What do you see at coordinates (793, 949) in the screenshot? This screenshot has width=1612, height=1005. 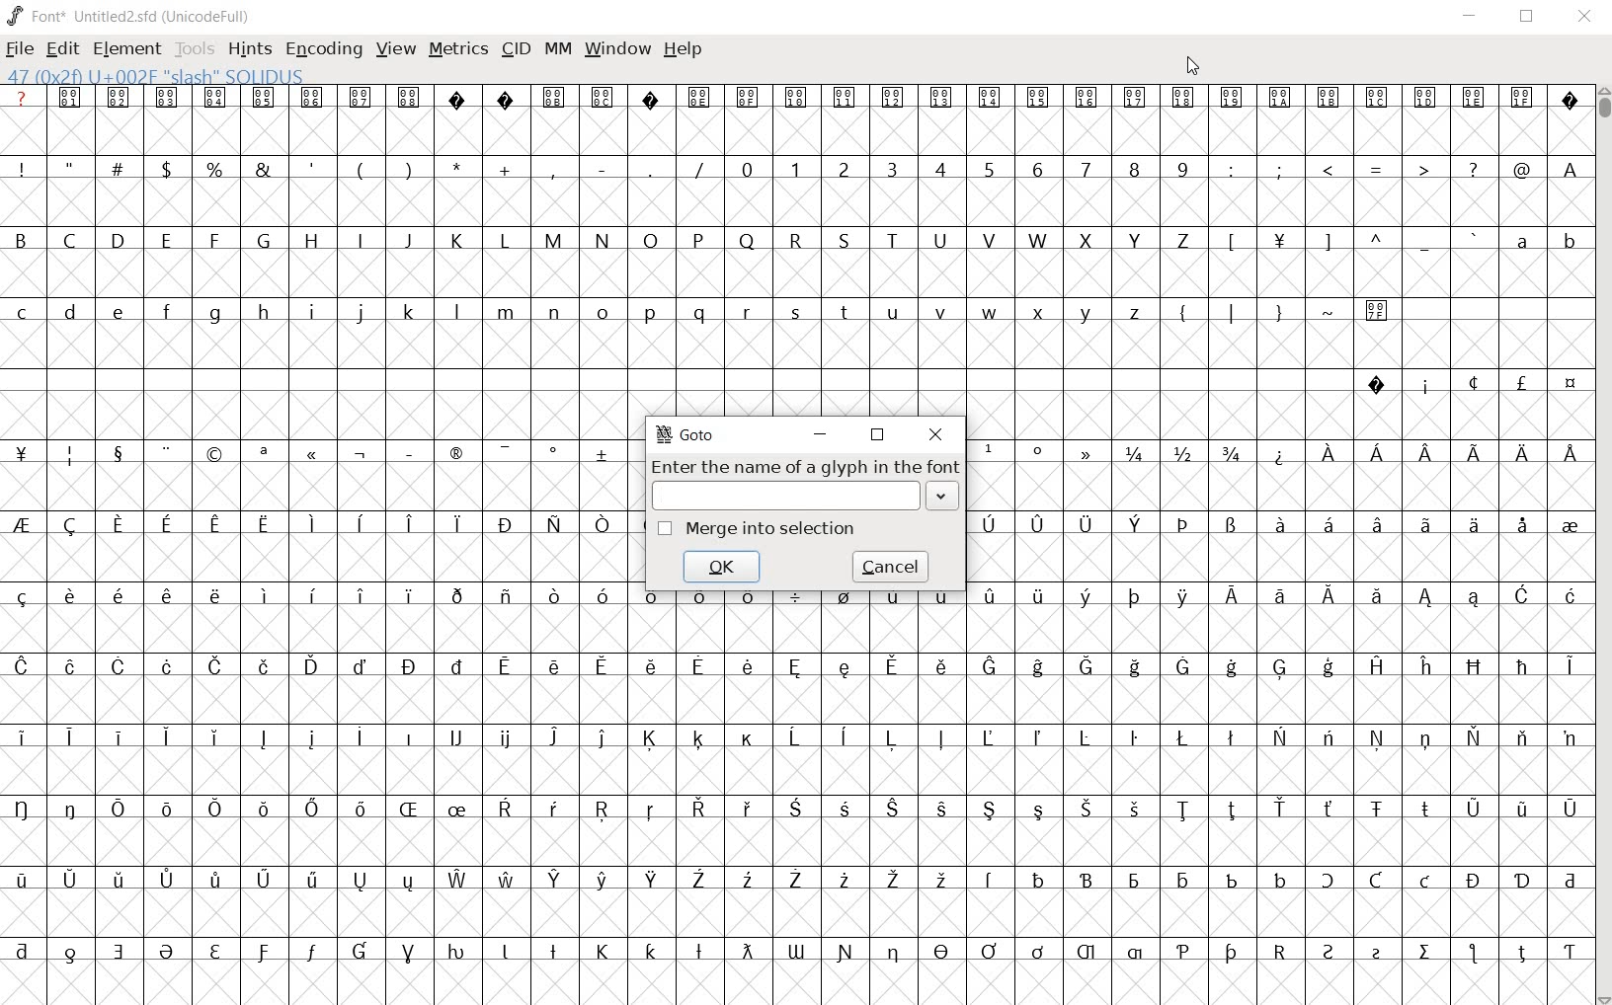 I see `` at bounding box center [793, 949].